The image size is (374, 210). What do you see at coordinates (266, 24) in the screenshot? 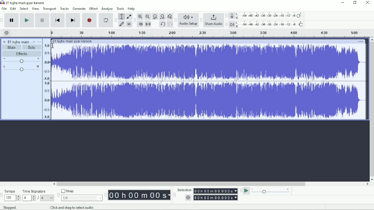
I see `Playback meter` at bounding box center [266, 24].